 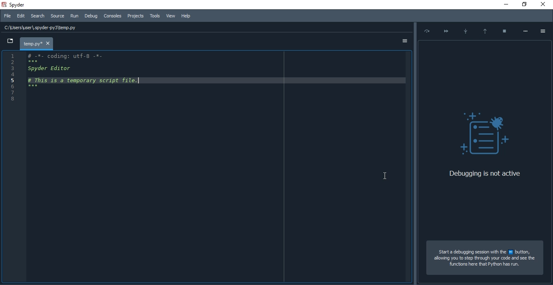 I want to click on Run, so click(x=74, y=16).